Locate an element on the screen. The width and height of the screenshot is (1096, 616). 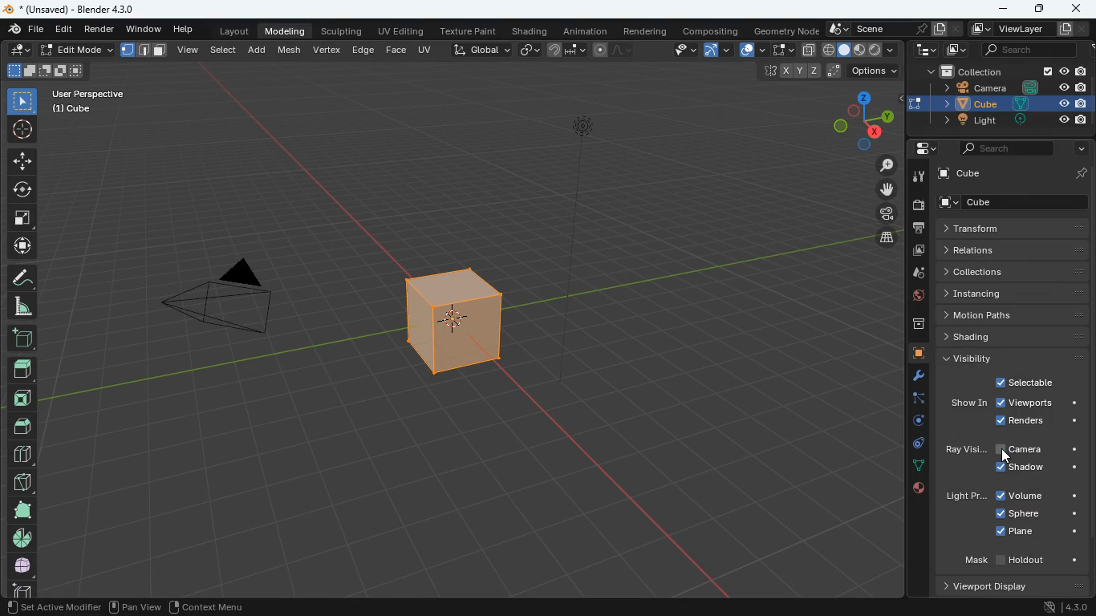
cube is located at coordinates (1009, 103).